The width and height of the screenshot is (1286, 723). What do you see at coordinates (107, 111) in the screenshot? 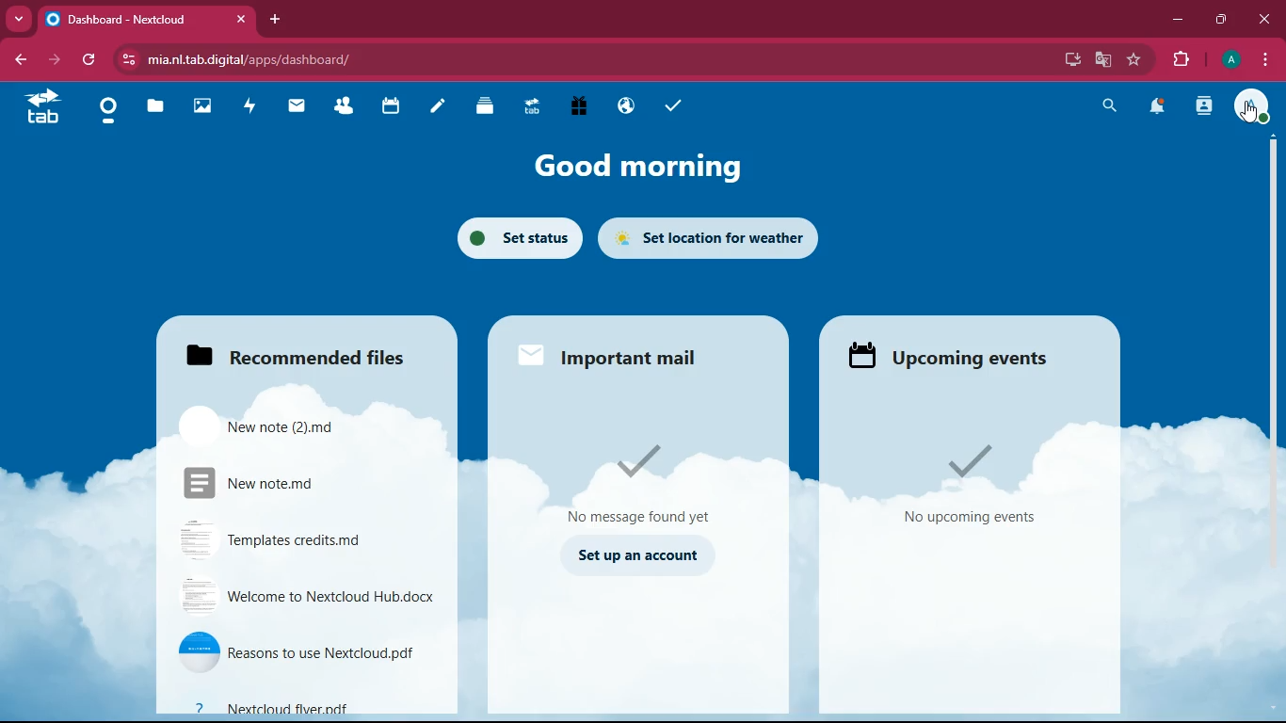
I see `home` at bounding box center [107, 111].